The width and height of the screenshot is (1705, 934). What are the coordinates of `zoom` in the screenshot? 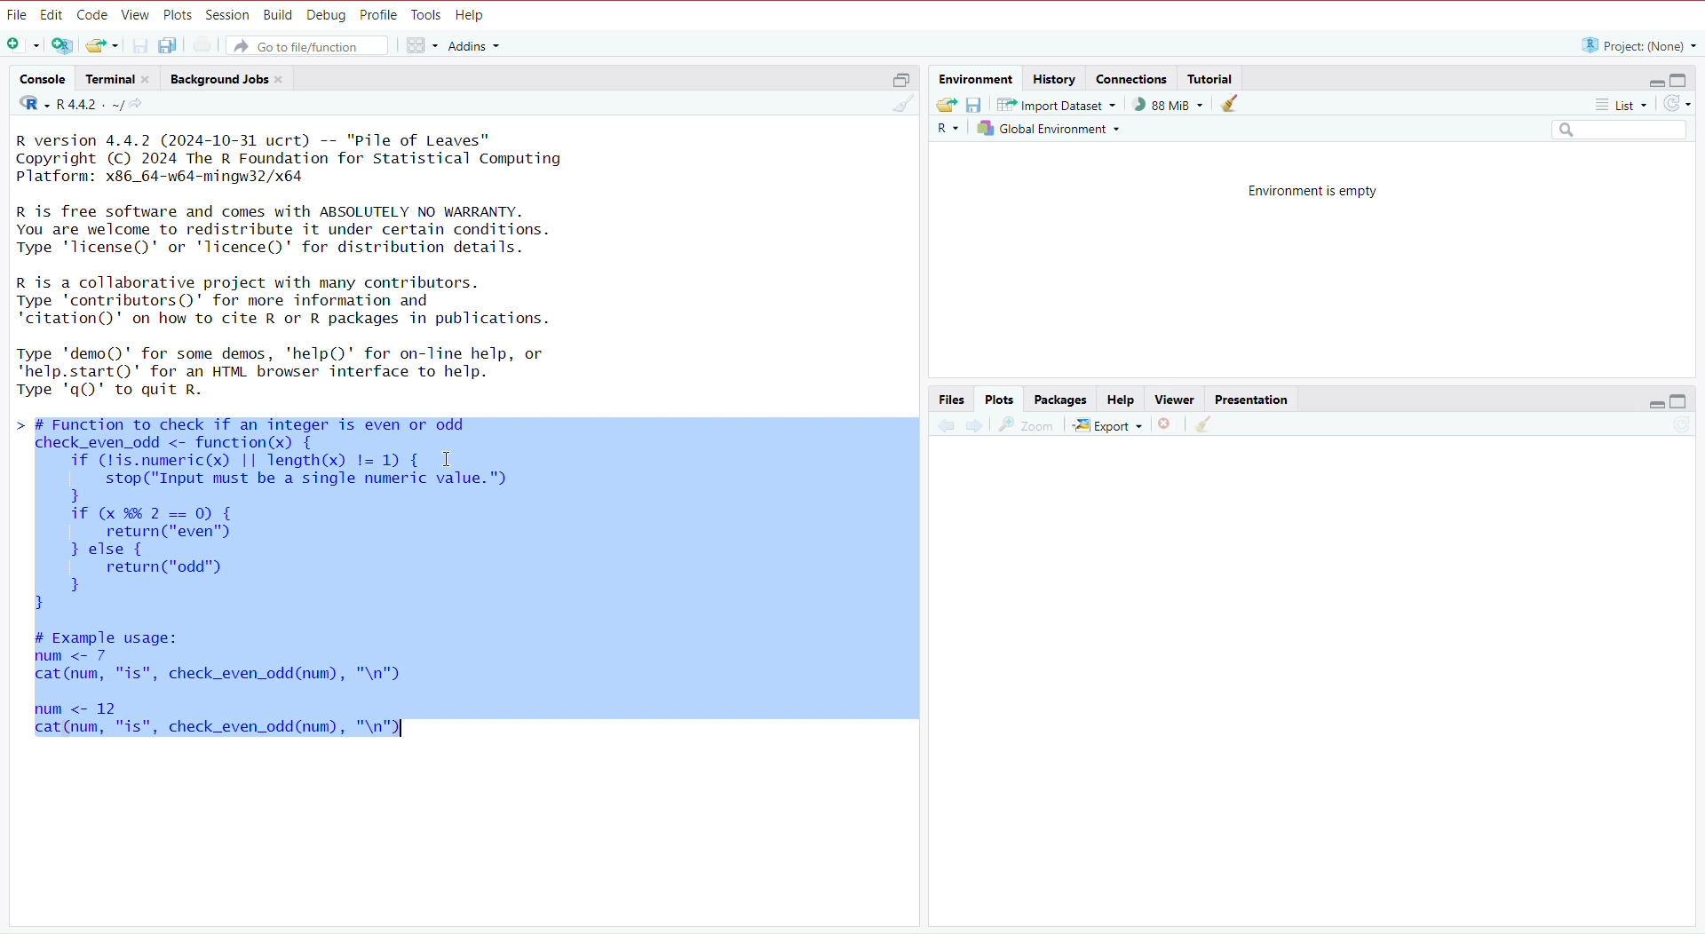 It's located at (1027, 427).